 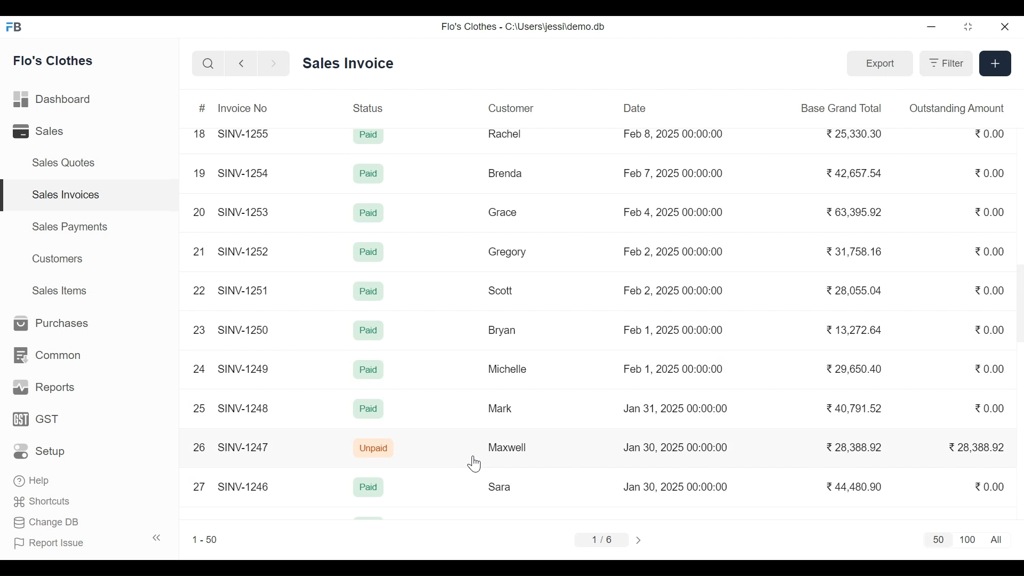 What do you see at coordinates (677, 487) in the screenshot?
I see `Jan 30, 2025 00:00:00` at bounding box center [677, 487].